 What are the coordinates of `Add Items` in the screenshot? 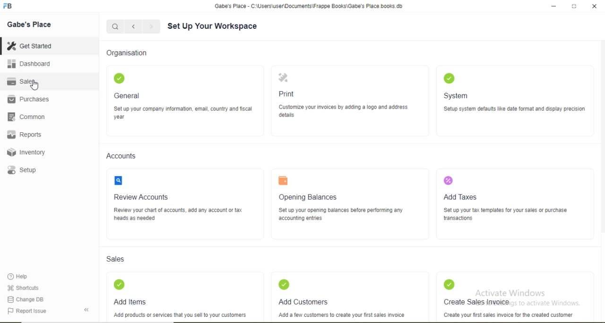 It's located at (132, 300).